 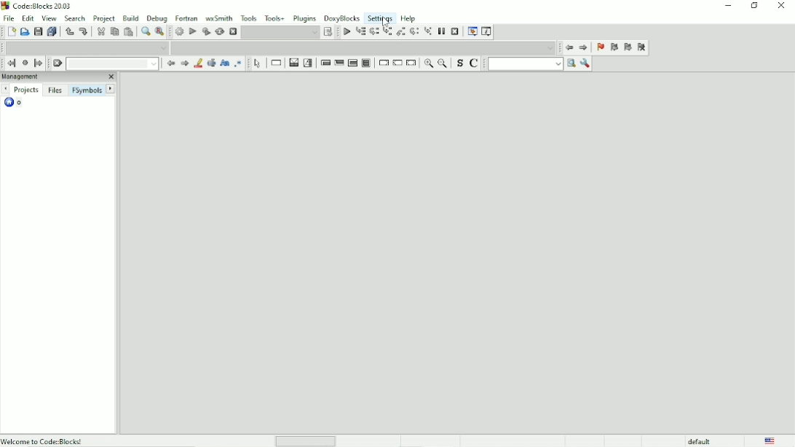 I want to click on Next bookmark, so click(x=627, y=47).